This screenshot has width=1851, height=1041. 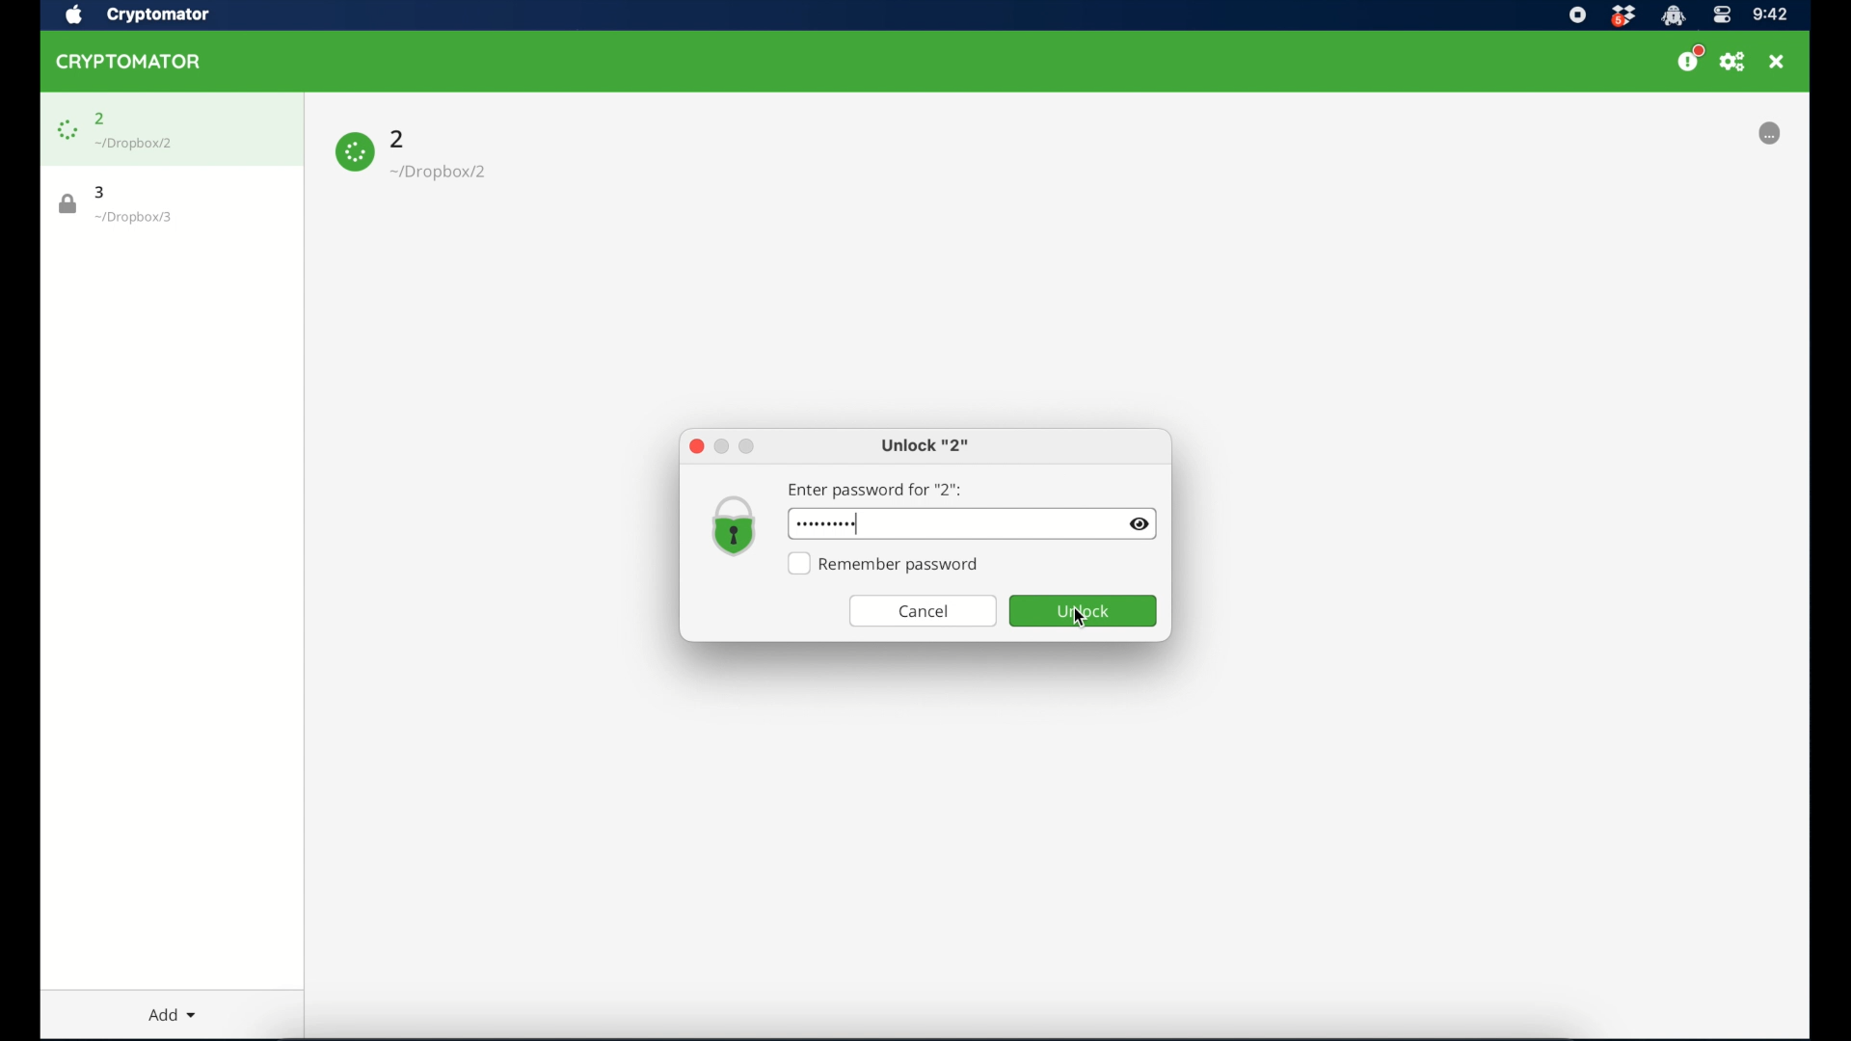 I want to click on cryptomator icon, so click(x=1673, y=16).